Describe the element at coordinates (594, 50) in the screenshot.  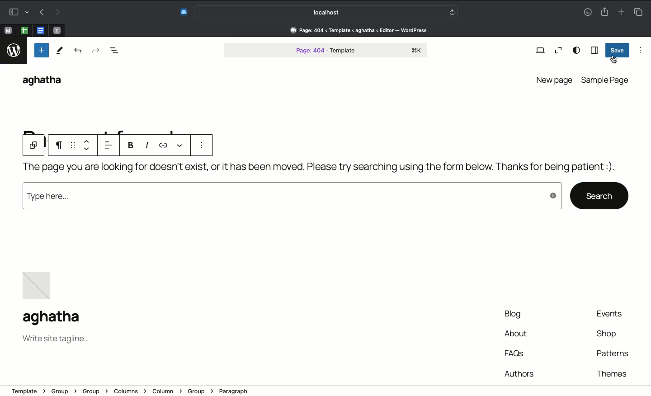
I see `Sidebar` at that location.